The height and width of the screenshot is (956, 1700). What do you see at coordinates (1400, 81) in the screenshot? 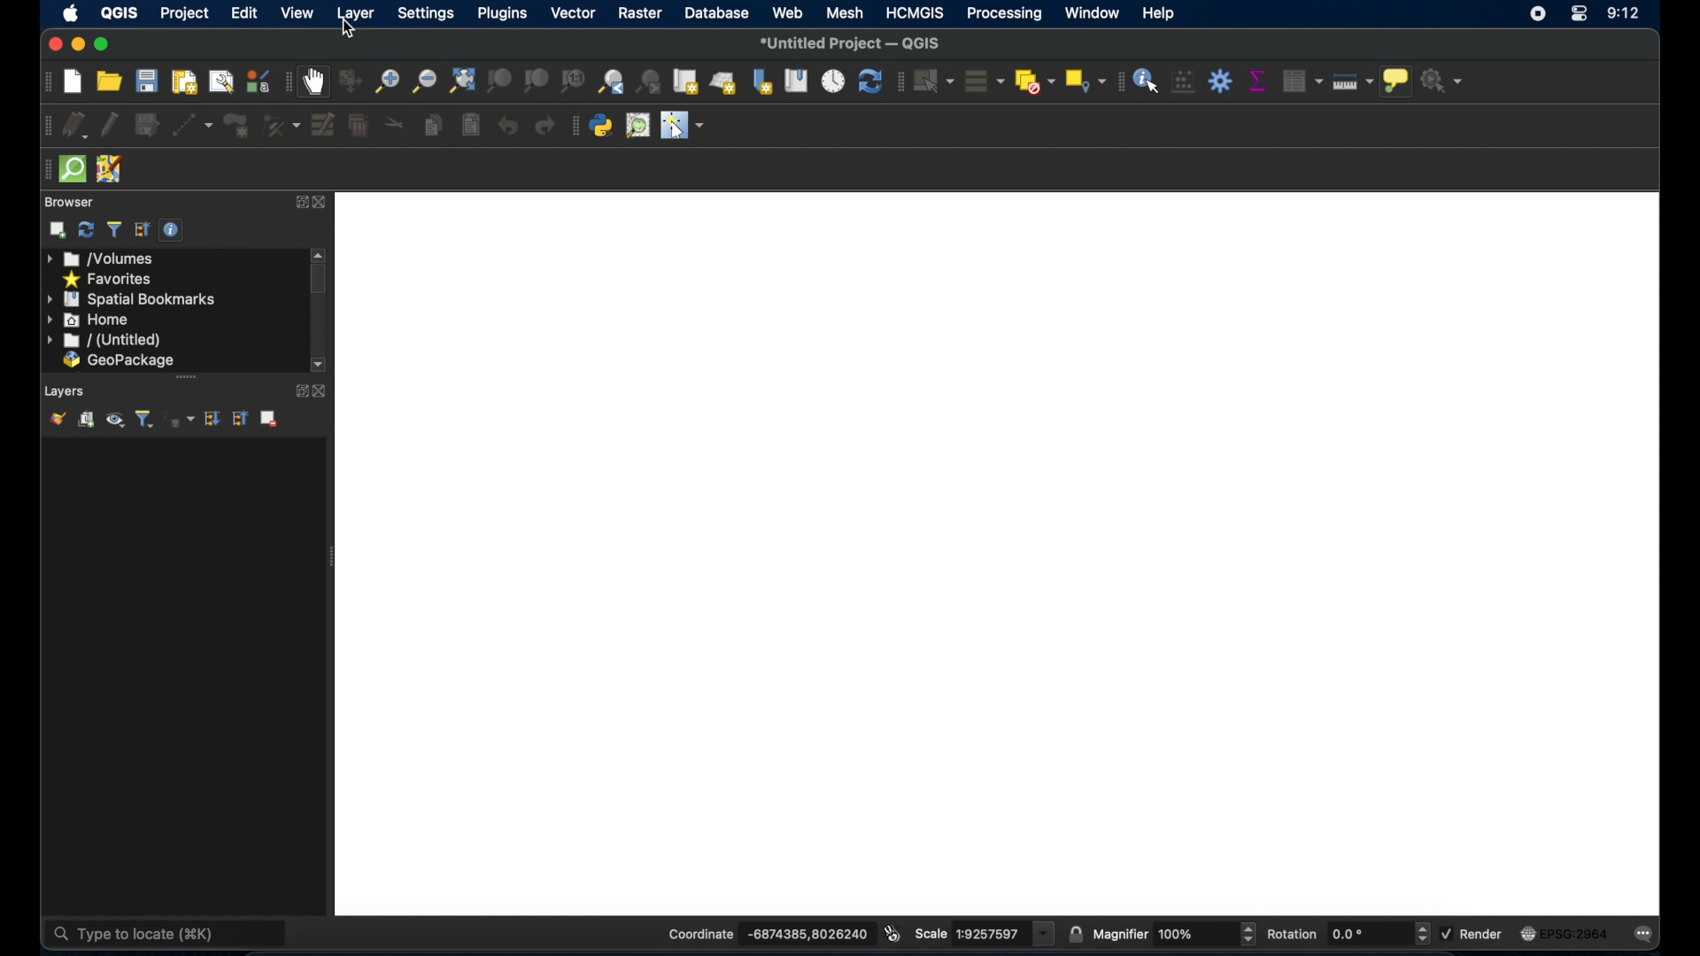
I see `show map tops` at bounding box center [1400, 81].